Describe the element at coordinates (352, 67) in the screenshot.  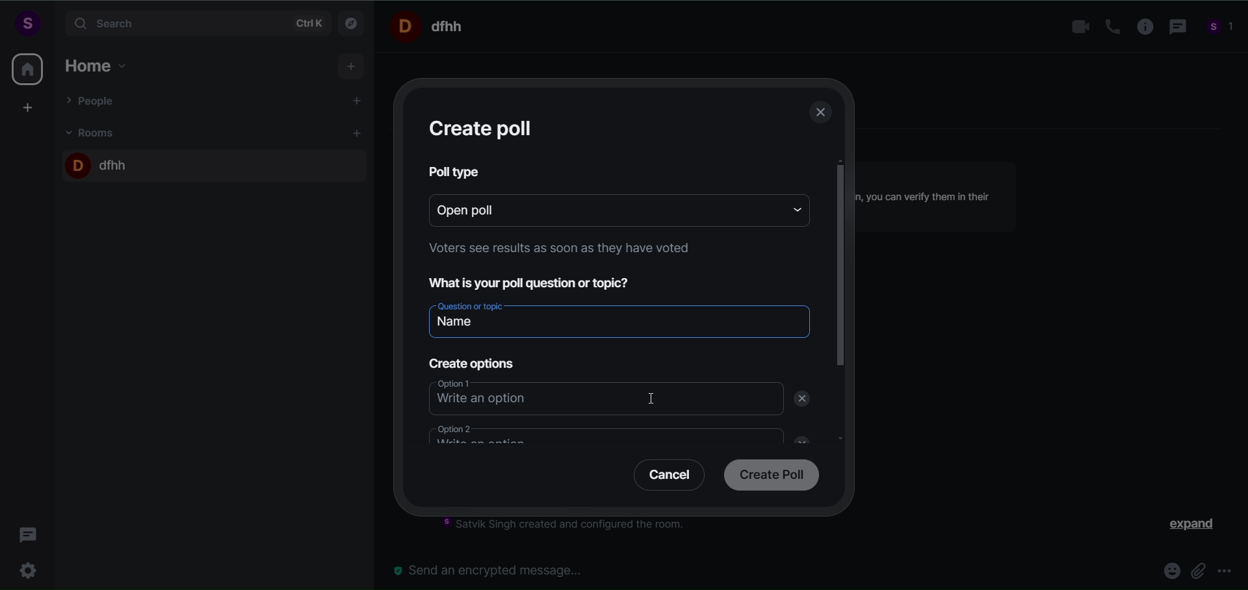
I see `add` at that location.